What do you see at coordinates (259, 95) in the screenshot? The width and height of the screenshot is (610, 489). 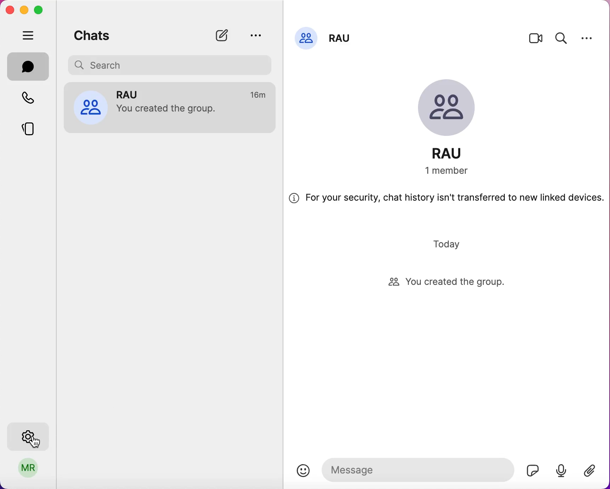 I see `16m` at bounding box center [259, 95].